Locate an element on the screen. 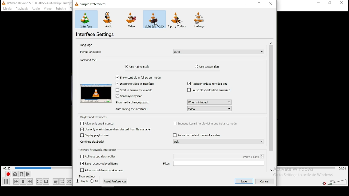  show media change popup: when minimized is located at coordinates (174, 102).